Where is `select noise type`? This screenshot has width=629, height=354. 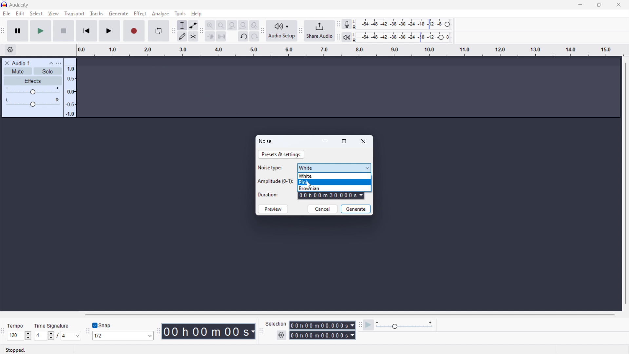 select noise type is located at coordinates (334, 168).